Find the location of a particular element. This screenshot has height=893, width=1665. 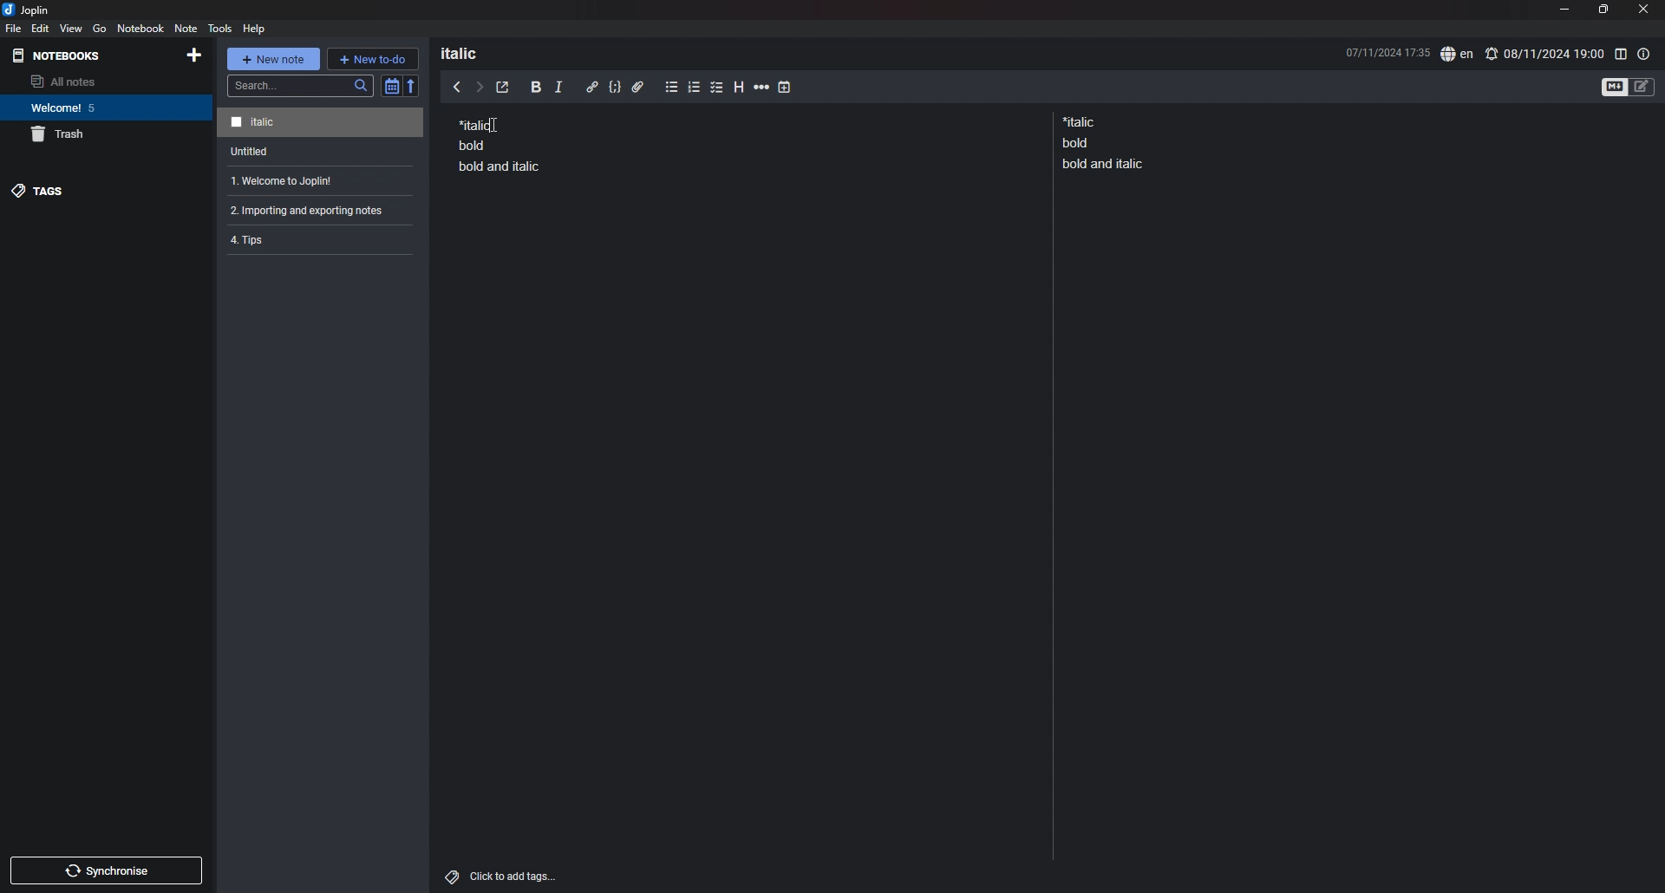

bullet list is located at coordinates (671, 88).